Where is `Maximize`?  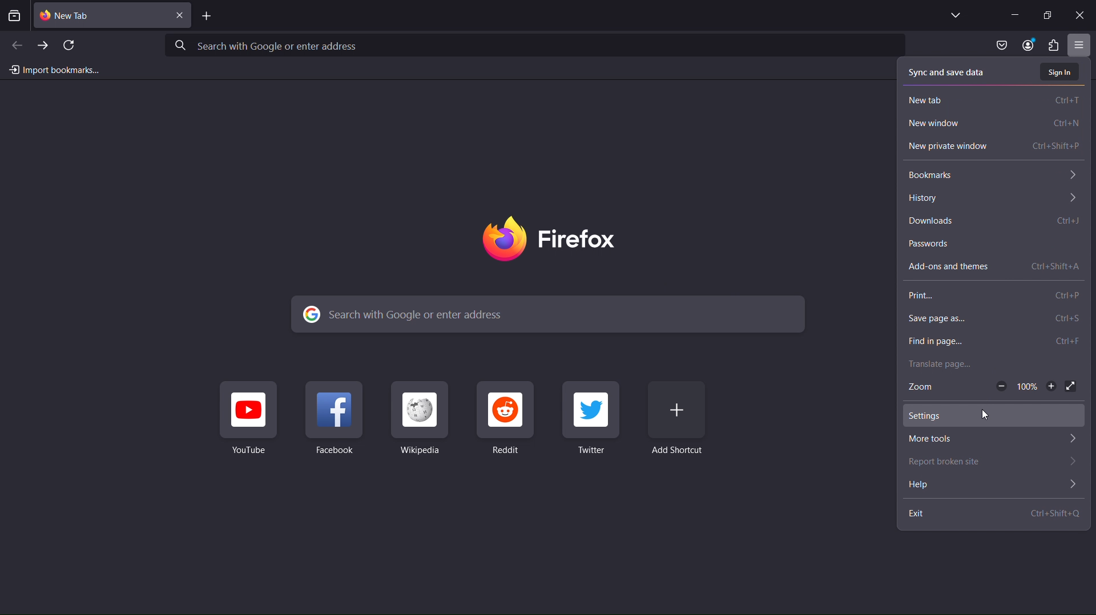
Maximize is located at coordinates (1050, 14).